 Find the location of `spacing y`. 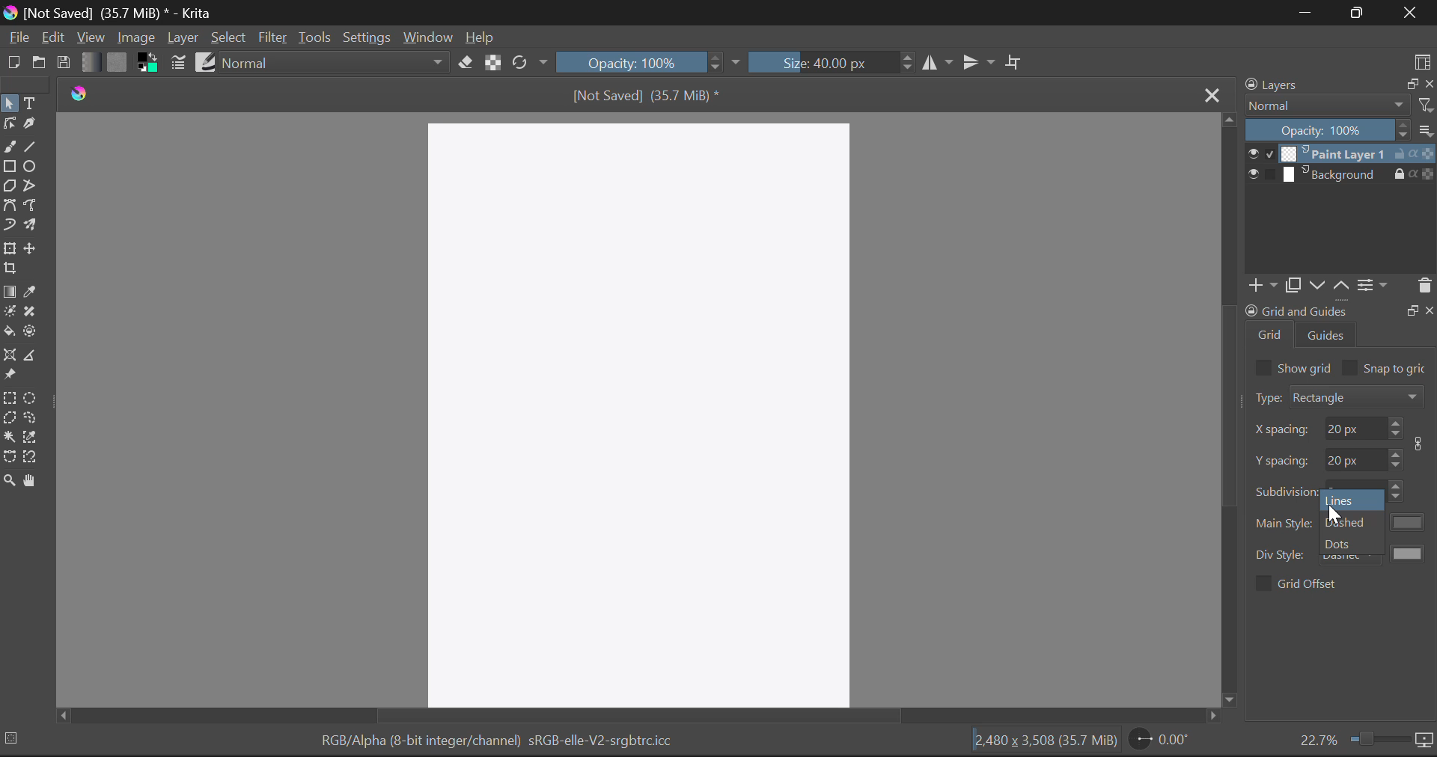

spacing y is located at coordinates (1283, 460).